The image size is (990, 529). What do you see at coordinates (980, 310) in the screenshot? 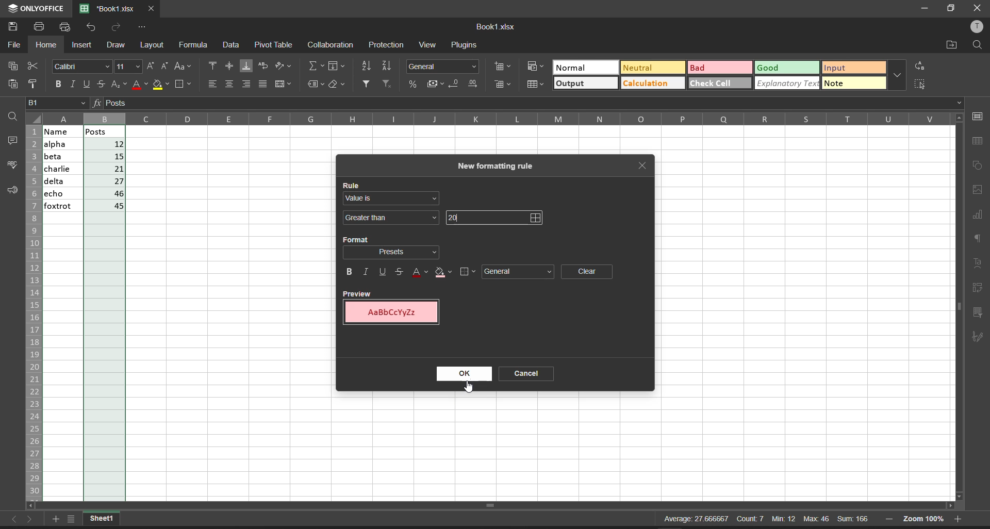
I see `slicer settings` at bounding box center [980, 310].